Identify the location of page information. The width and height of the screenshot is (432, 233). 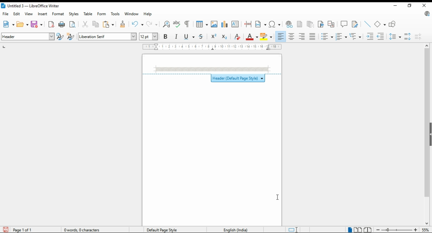
(21, 230).